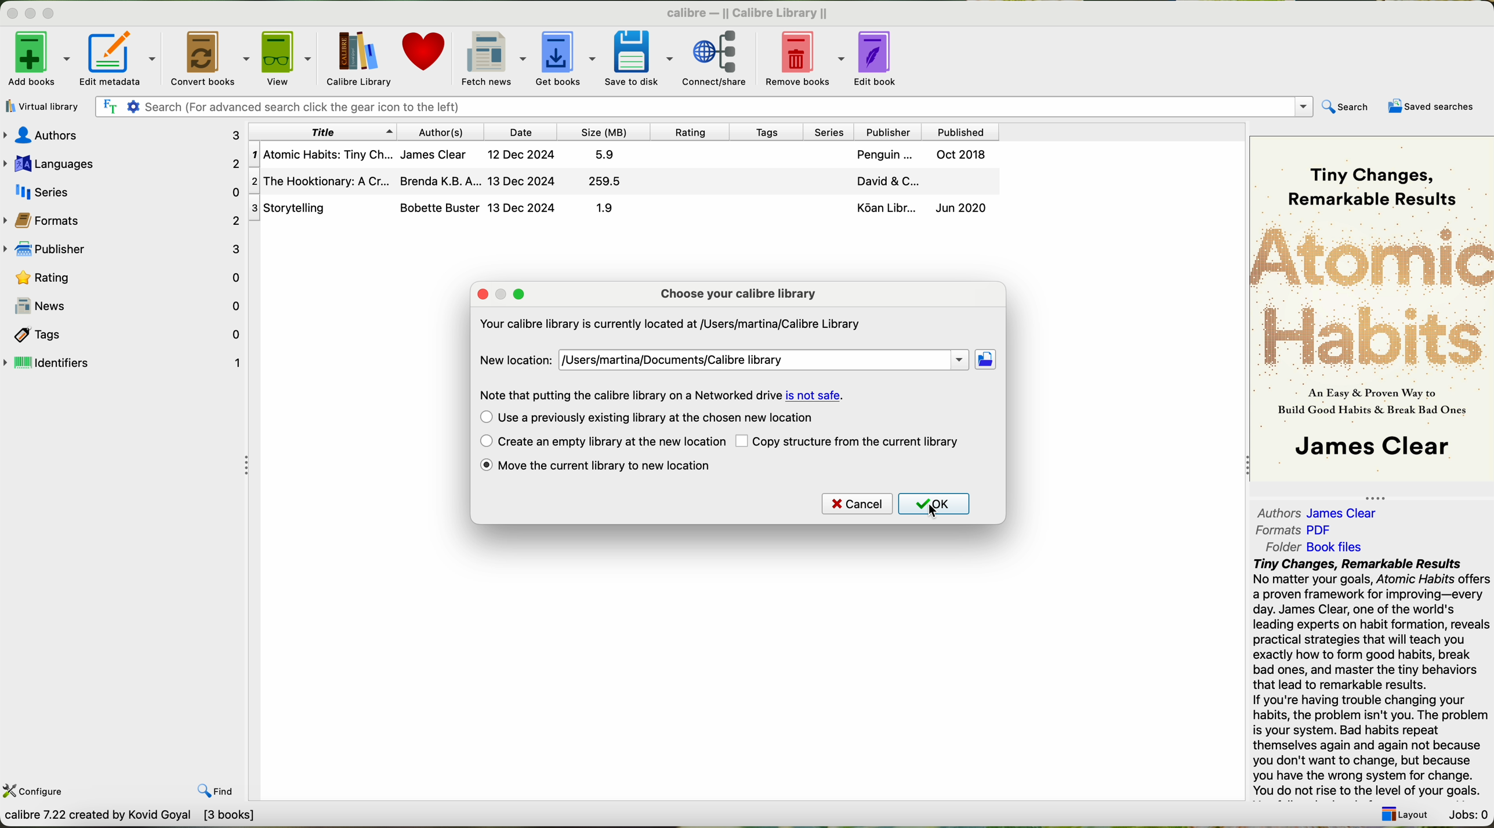  Describe the element at coordinates (124, 250) in the screenshot. I see `publisher` at that location.